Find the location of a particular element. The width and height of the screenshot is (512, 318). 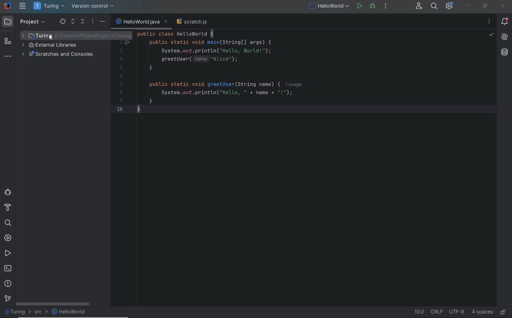

line separator is located at coordinates (438, 312).